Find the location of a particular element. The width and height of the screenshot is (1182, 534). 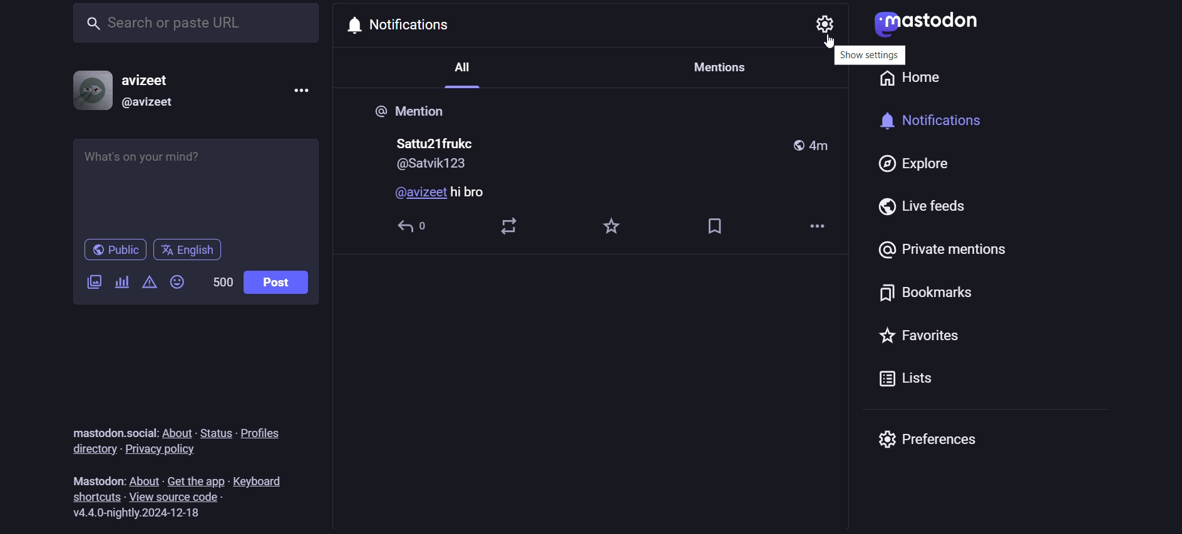

show setting is located at coordinates (838, 55).